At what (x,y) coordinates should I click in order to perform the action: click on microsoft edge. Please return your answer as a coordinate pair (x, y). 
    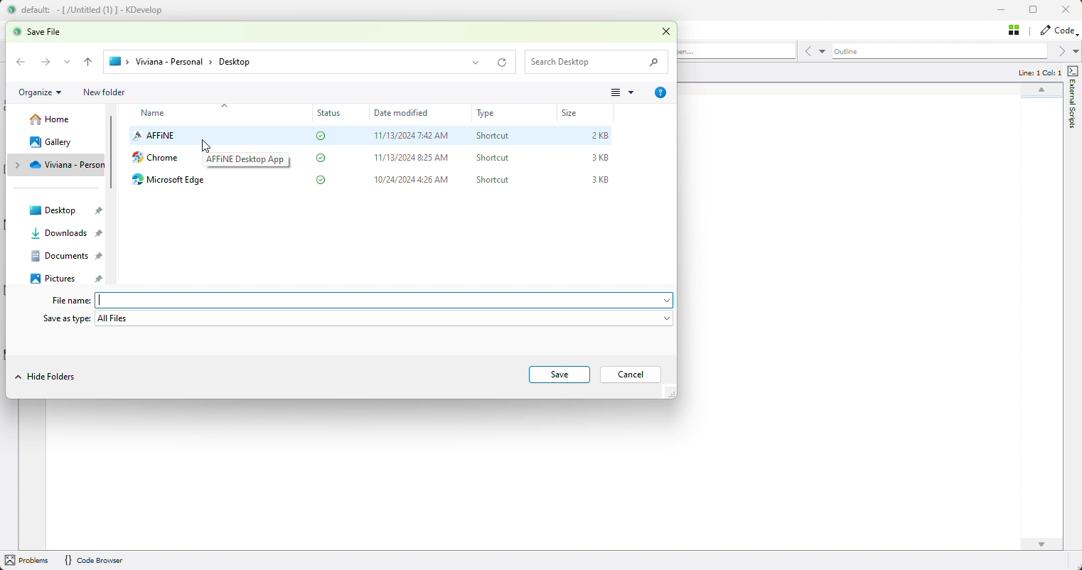
    Looking at the image, I should click on (175, 181).